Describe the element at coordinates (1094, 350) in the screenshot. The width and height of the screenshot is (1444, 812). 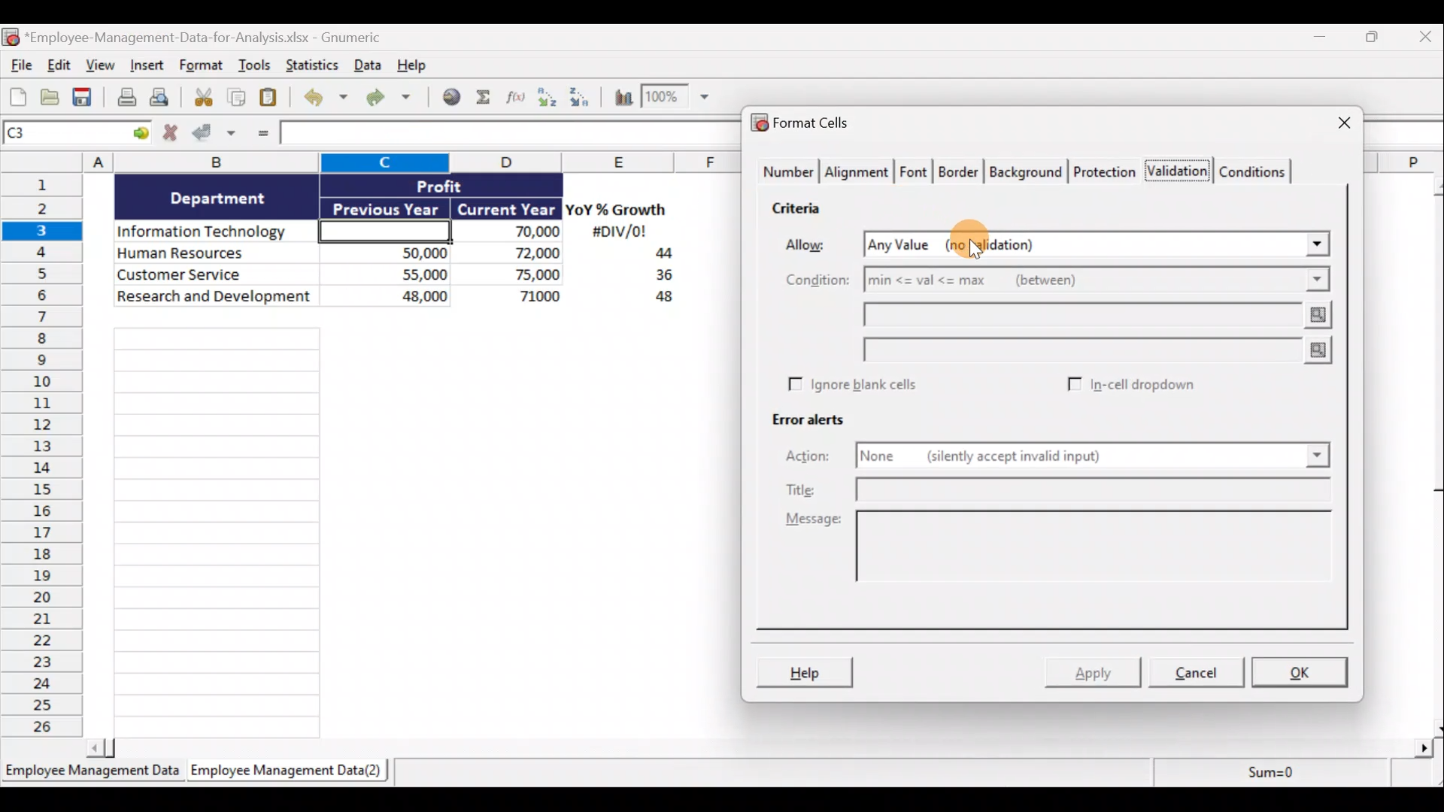
I see `Max value` at that location.